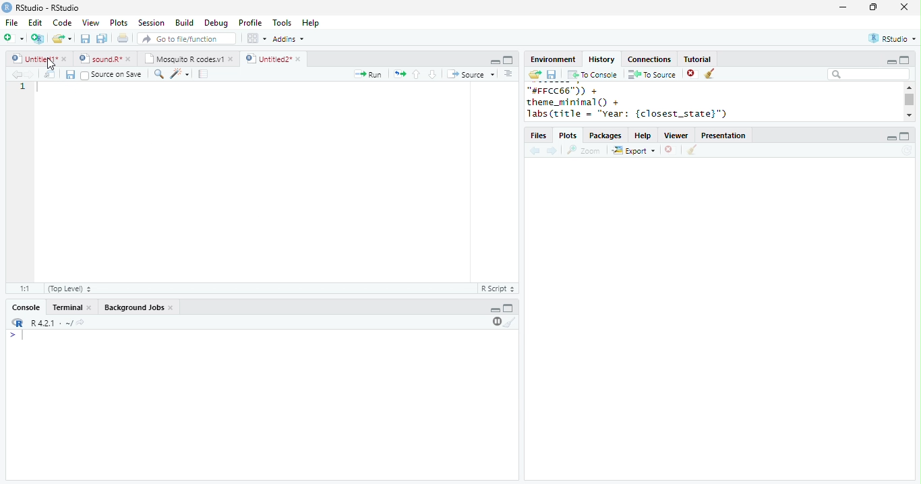  I want to click on help, so click(643, 136).